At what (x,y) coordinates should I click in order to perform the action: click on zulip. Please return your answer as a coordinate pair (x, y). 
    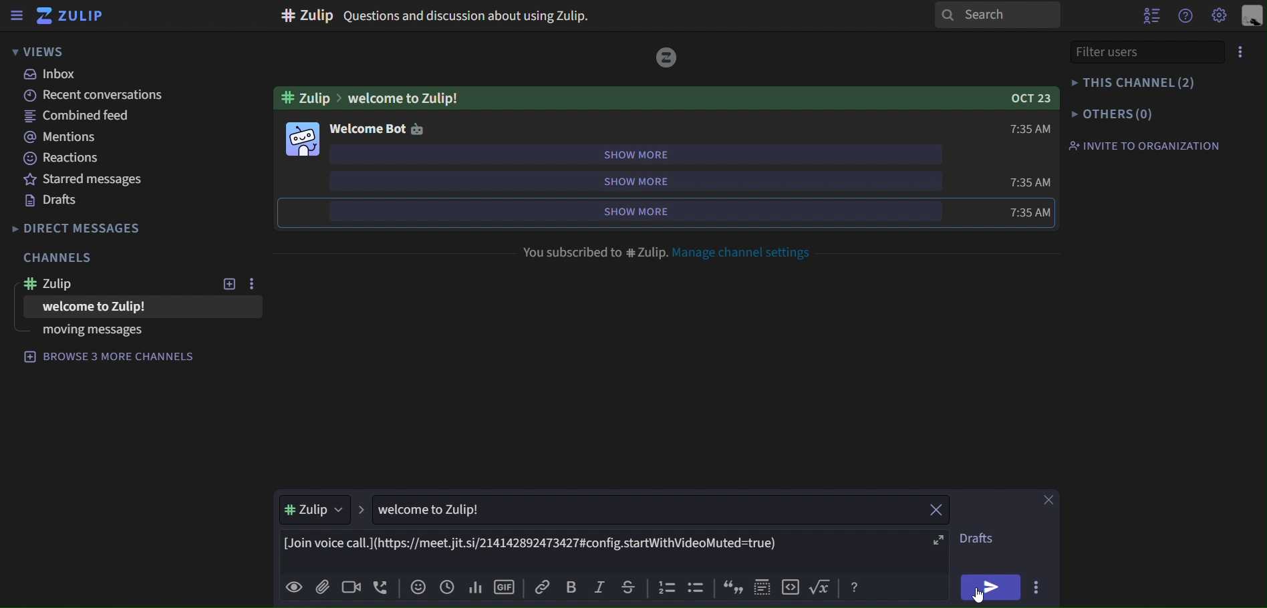
    Looking at the image, I should click on (65, 285).